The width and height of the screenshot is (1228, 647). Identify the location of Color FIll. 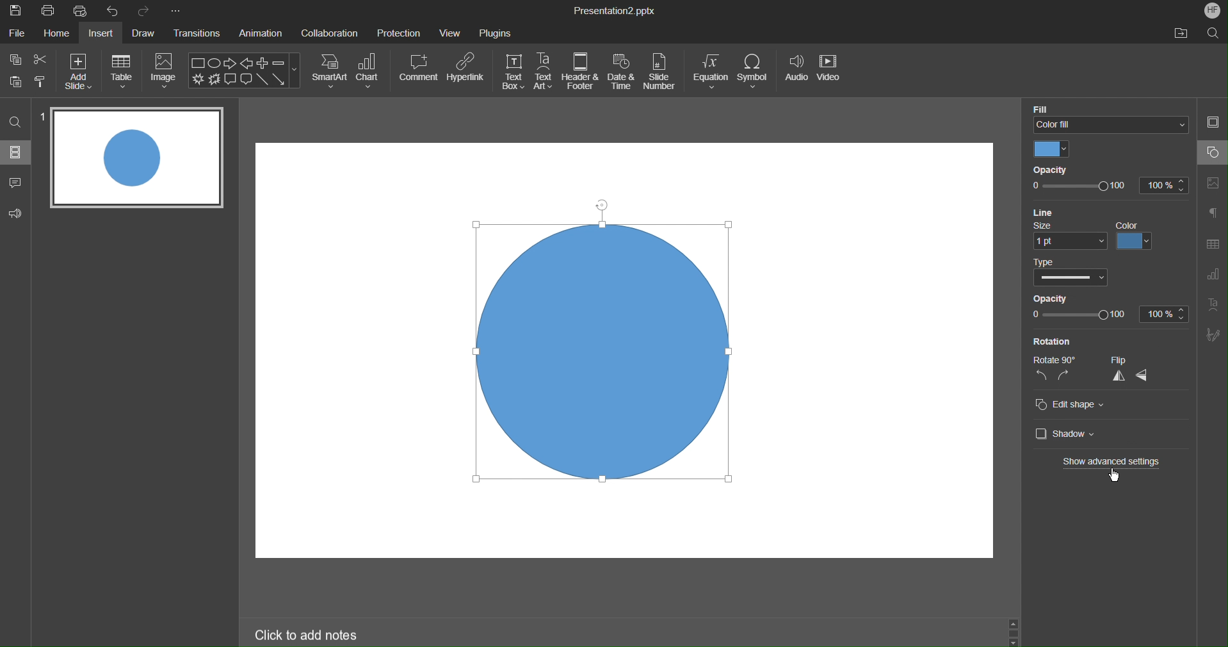
(1108, 116).